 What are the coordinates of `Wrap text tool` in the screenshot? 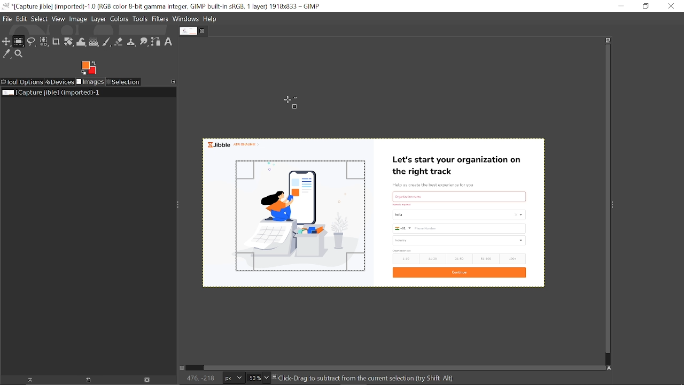 It's located at (82, 42).